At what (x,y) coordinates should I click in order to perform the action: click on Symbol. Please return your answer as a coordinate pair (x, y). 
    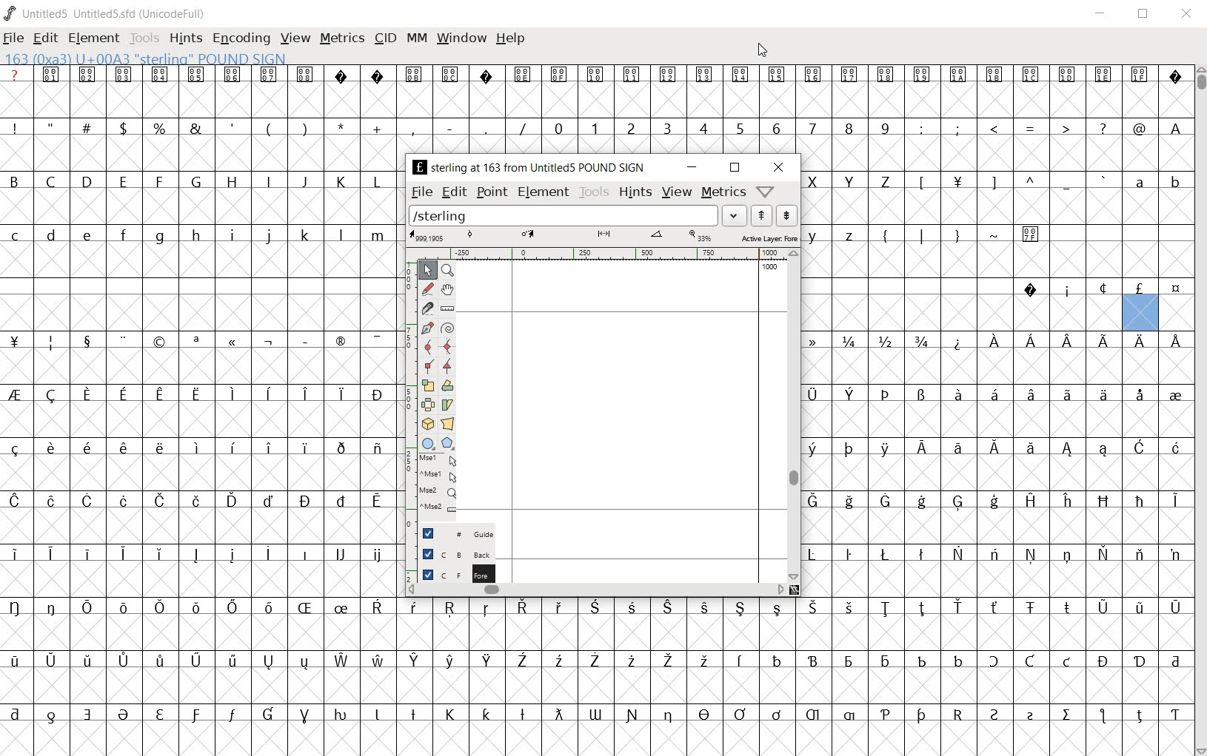
    Looking at the image, I should click on (417, 607).